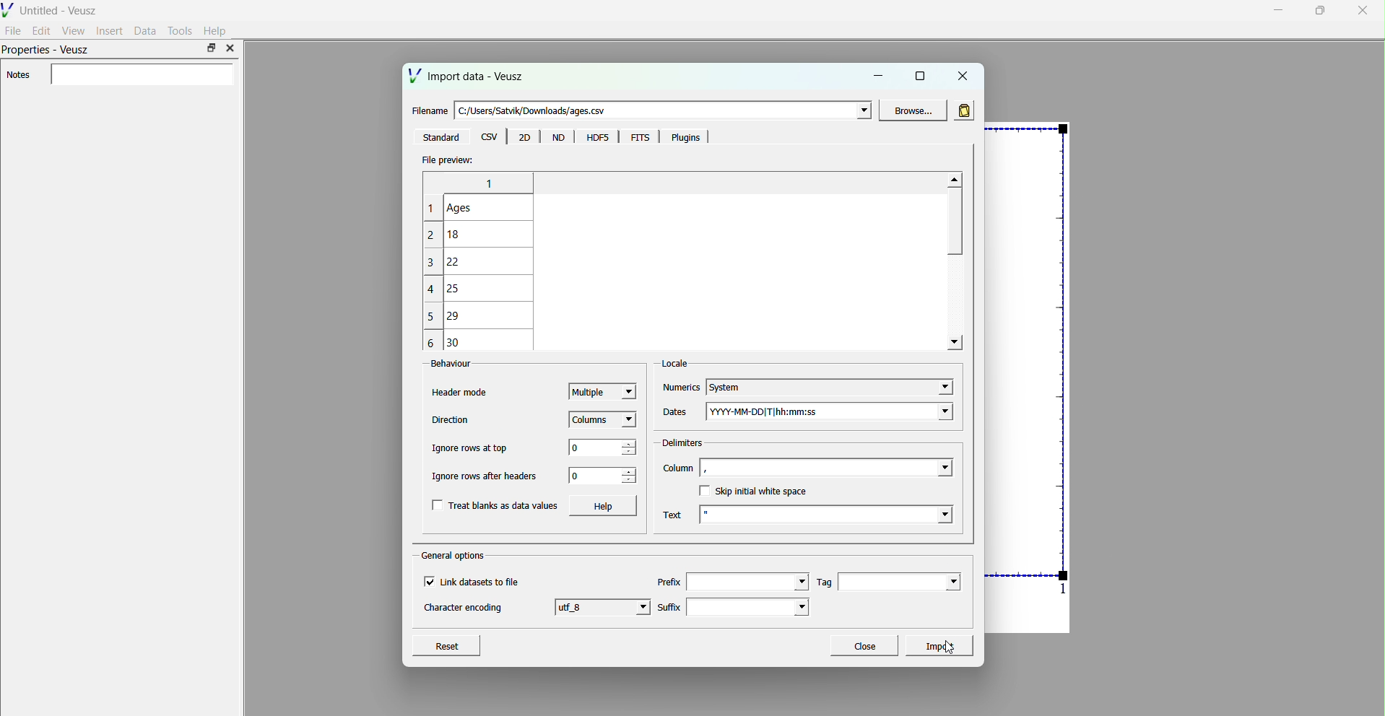 The image size is (1385, 716). What do you see at coordinates (455, 556) in the screenshot?
I see `General options.` at bounding box center [455, 556].